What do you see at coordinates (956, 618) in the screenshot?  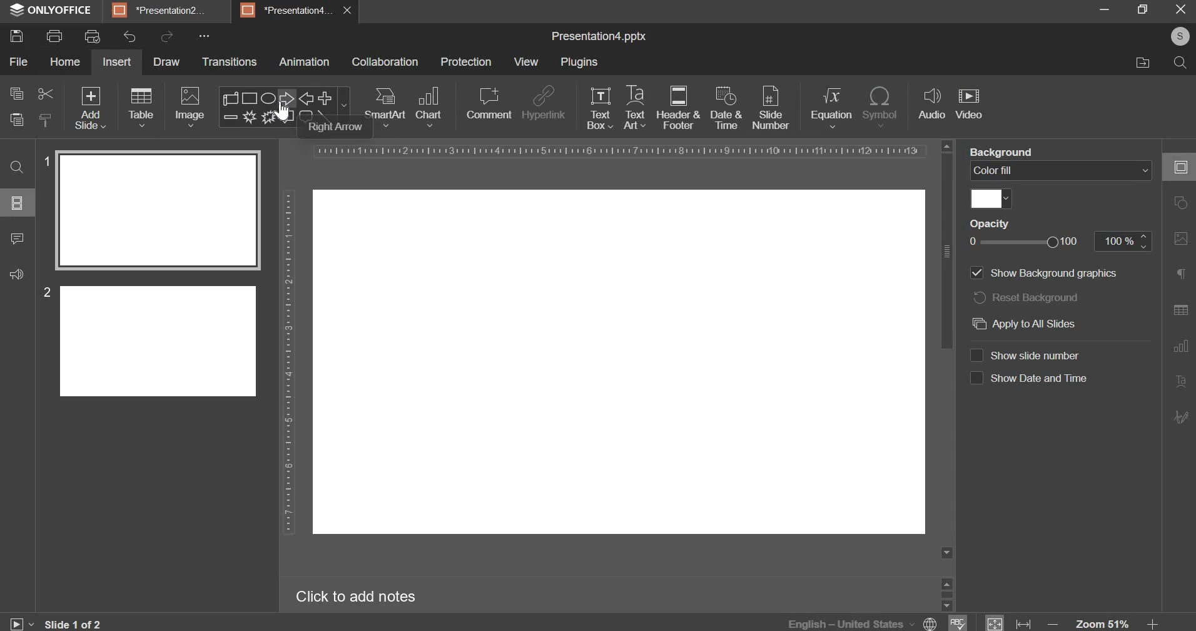 I see `spelling` at bounding box center [956, 618].